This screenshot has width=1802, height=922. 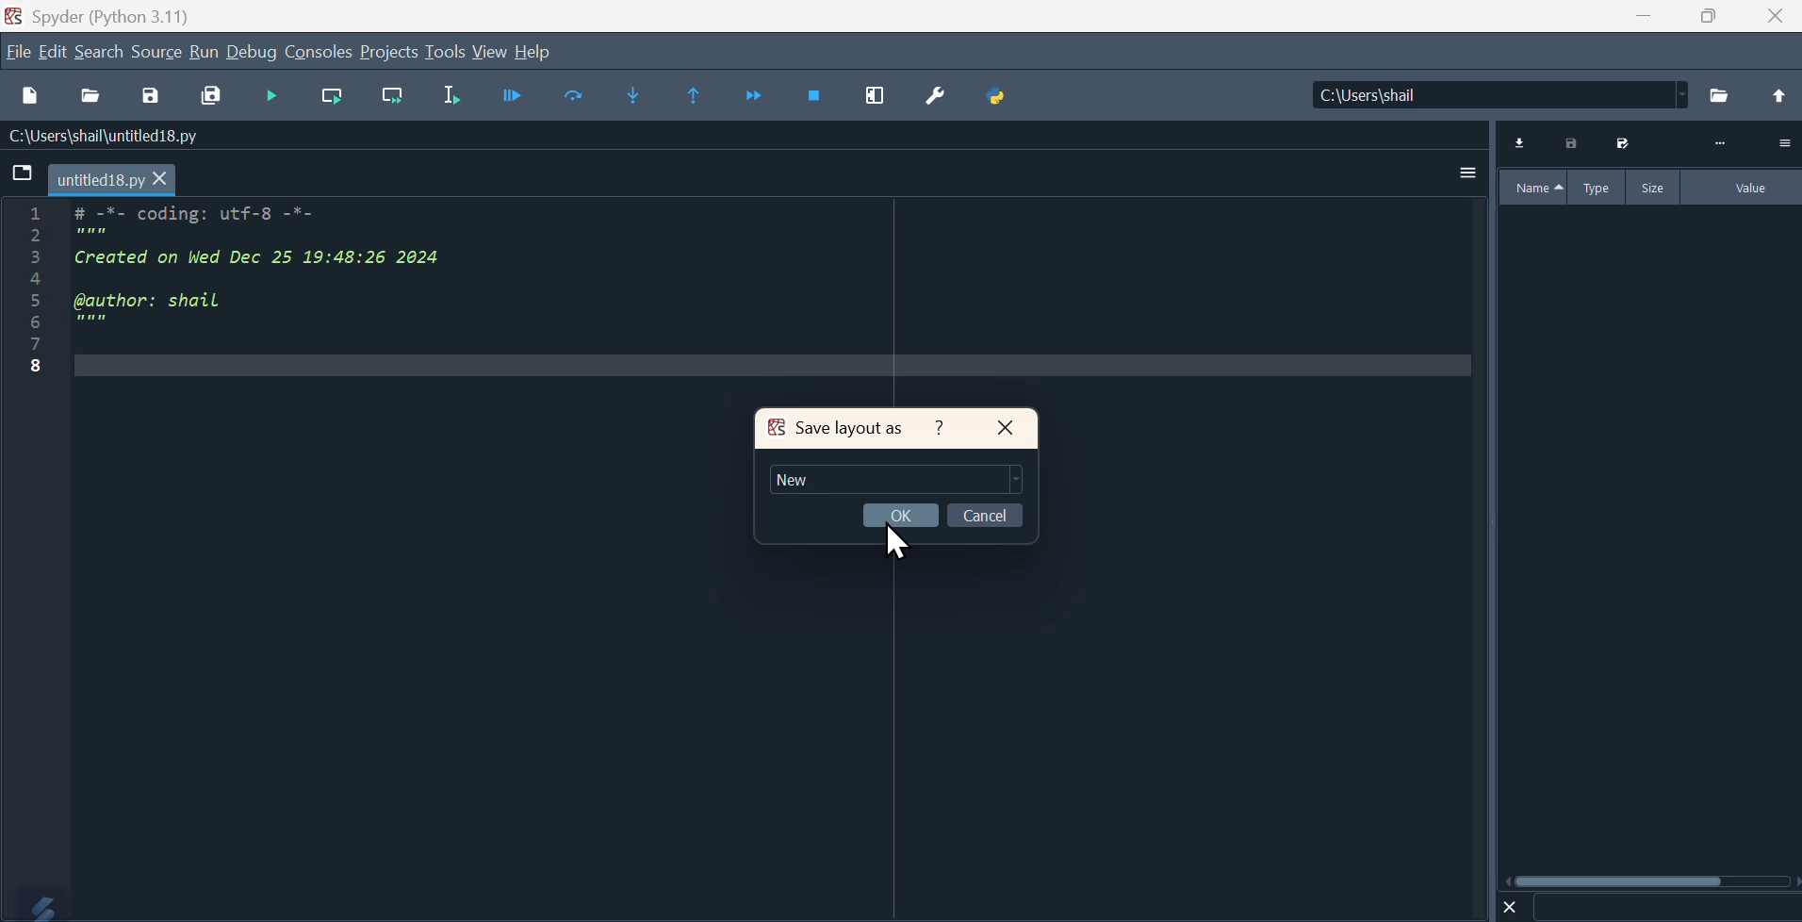 I want to click on Open up, so click(x=1777, y=97).